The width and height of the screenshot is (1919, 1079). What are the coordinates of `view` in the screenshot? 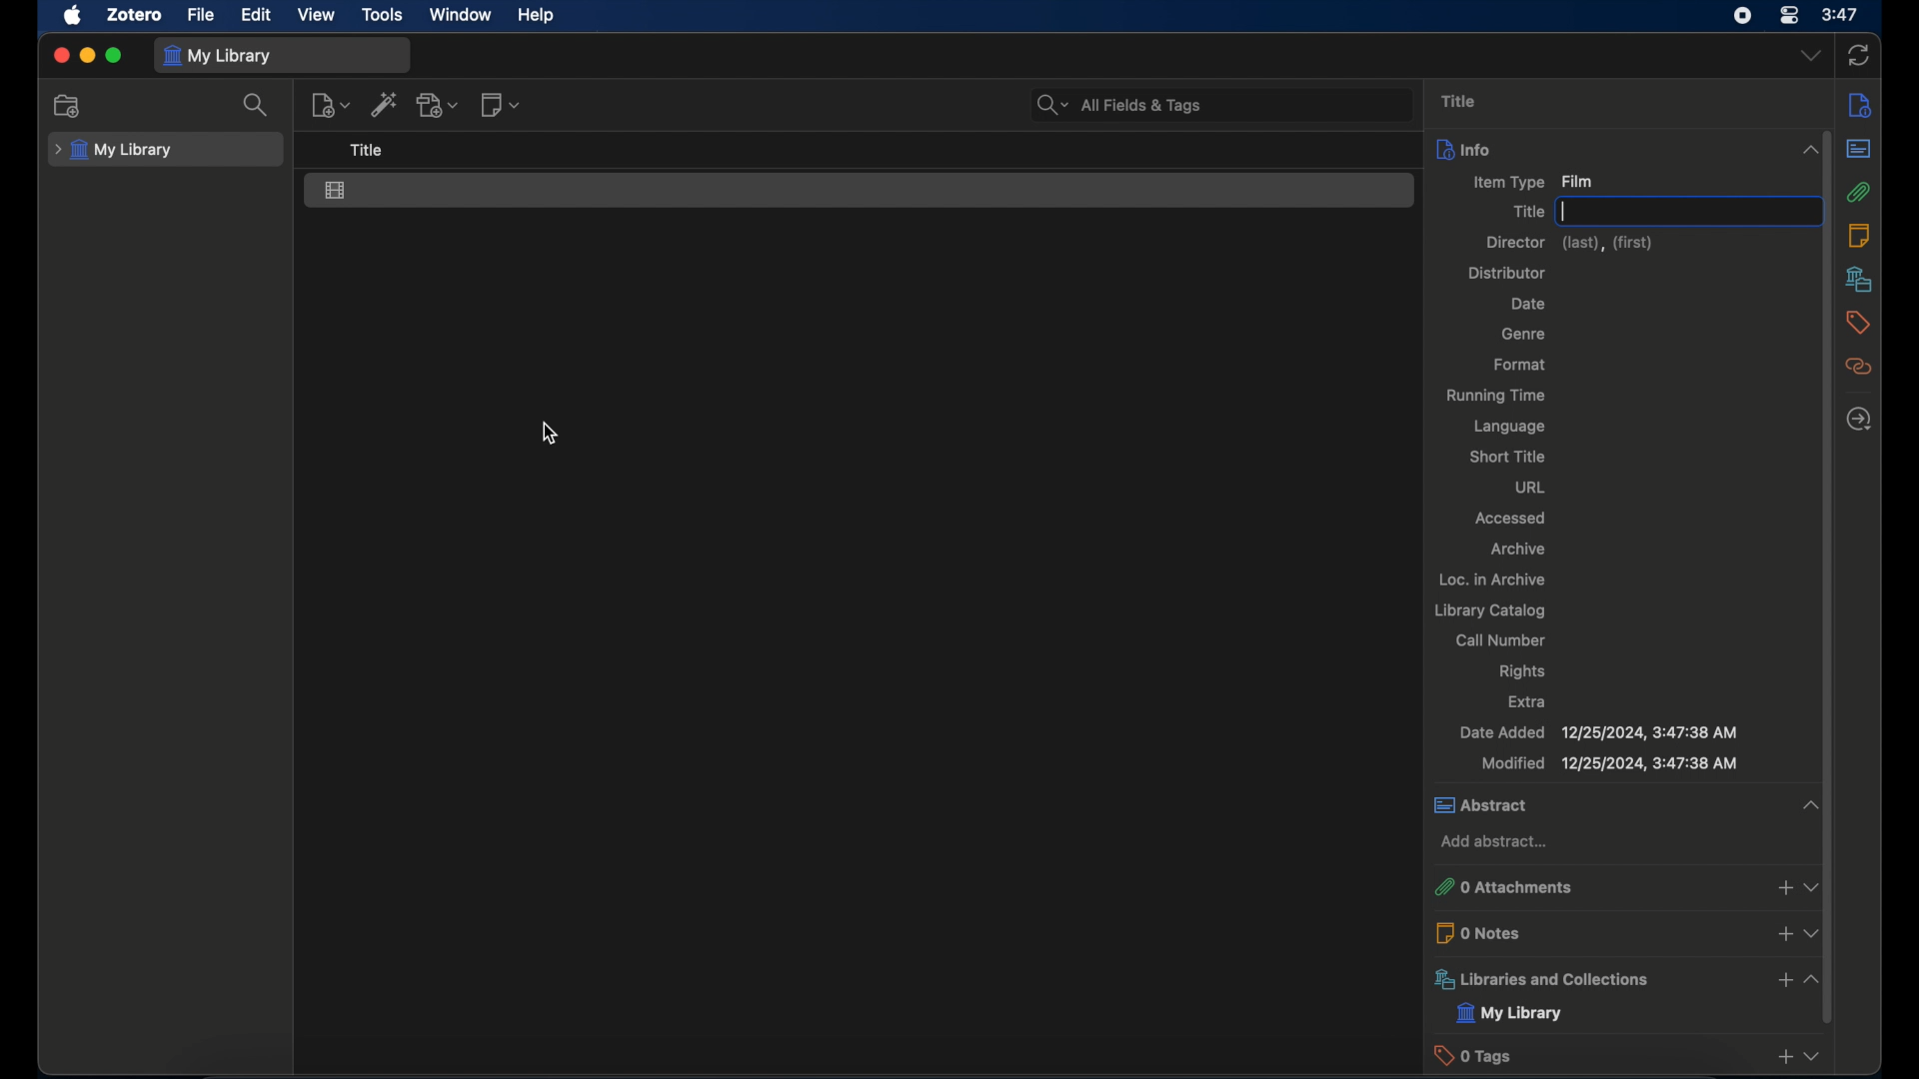 It's located at (318, 15).